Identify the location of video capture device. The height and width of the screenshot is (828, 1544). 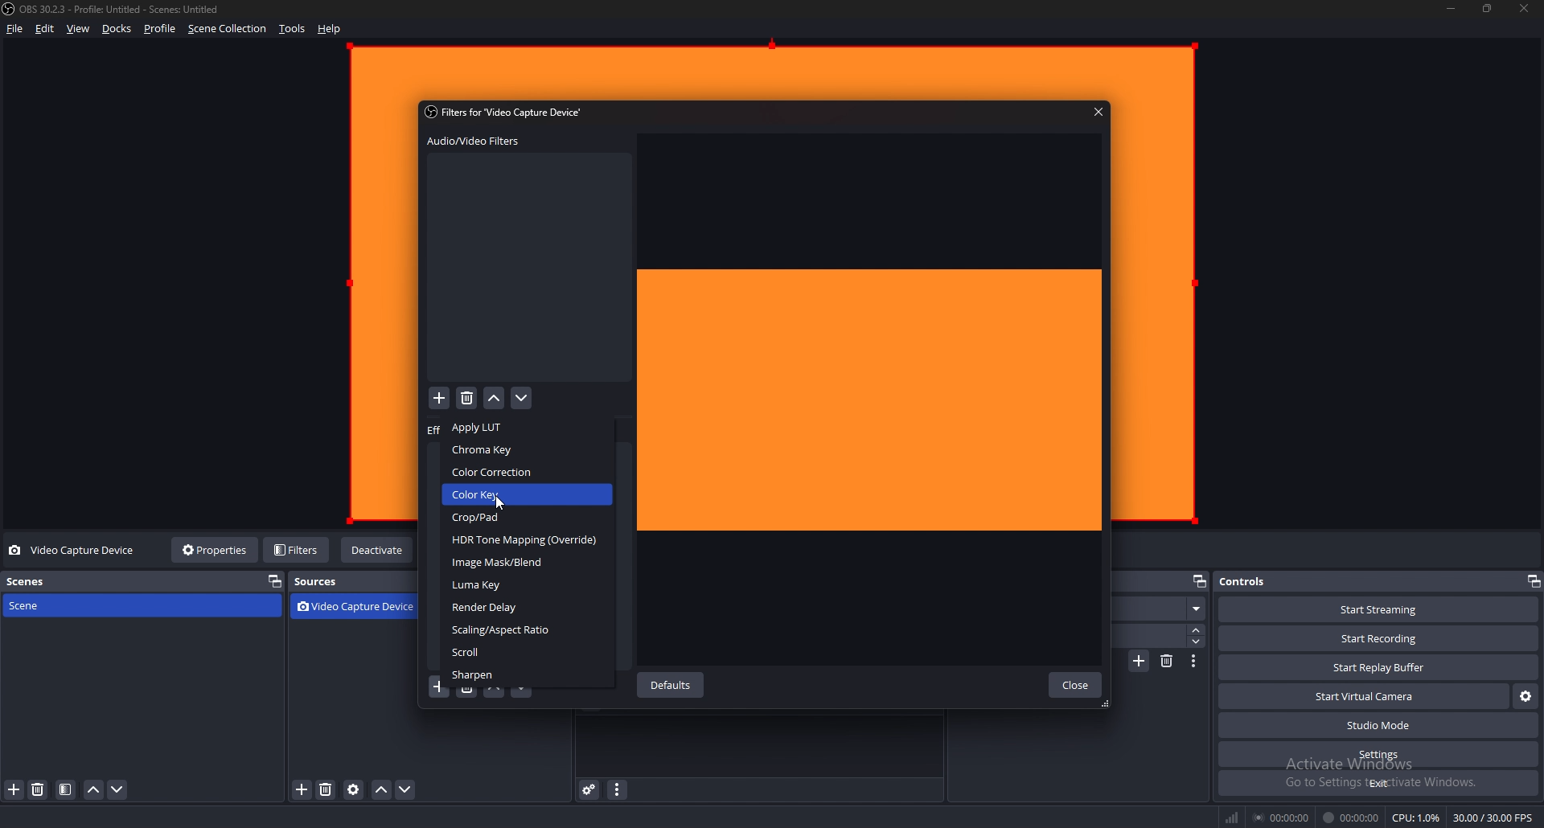
(360, 608).